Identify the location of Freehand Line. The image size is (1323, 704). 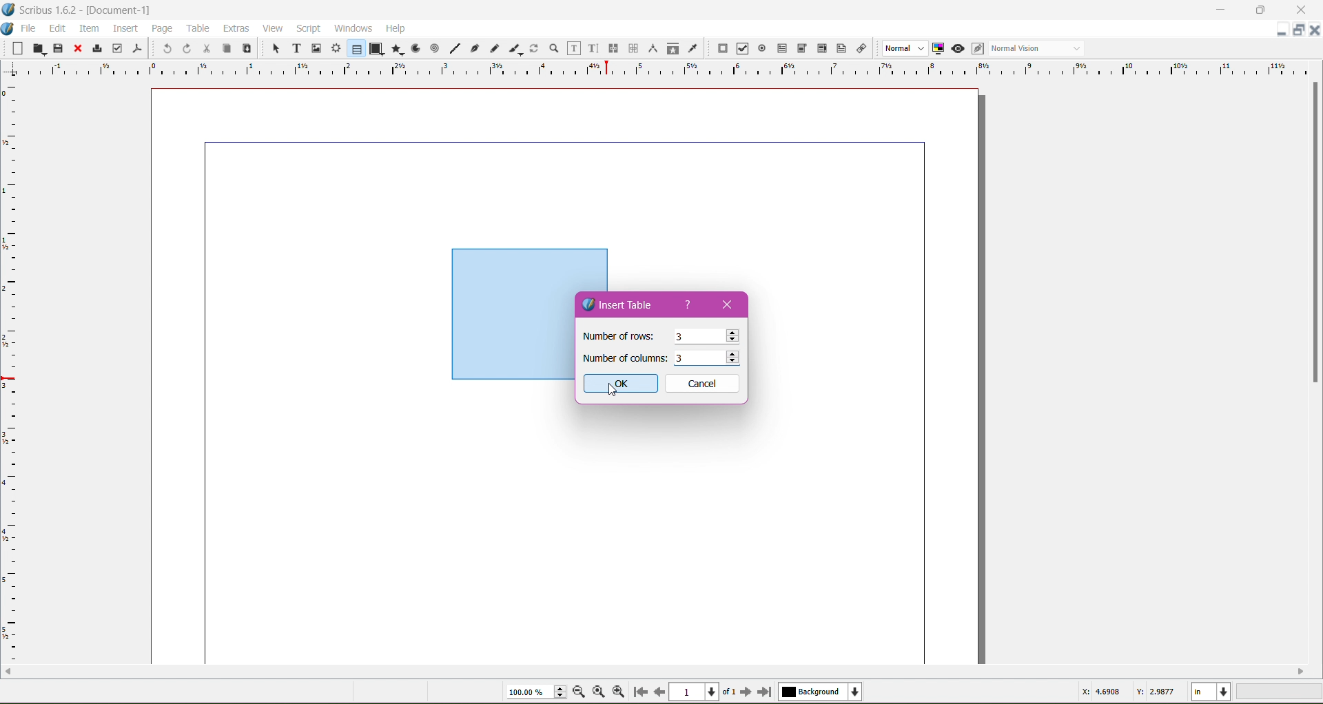
(494, 49).